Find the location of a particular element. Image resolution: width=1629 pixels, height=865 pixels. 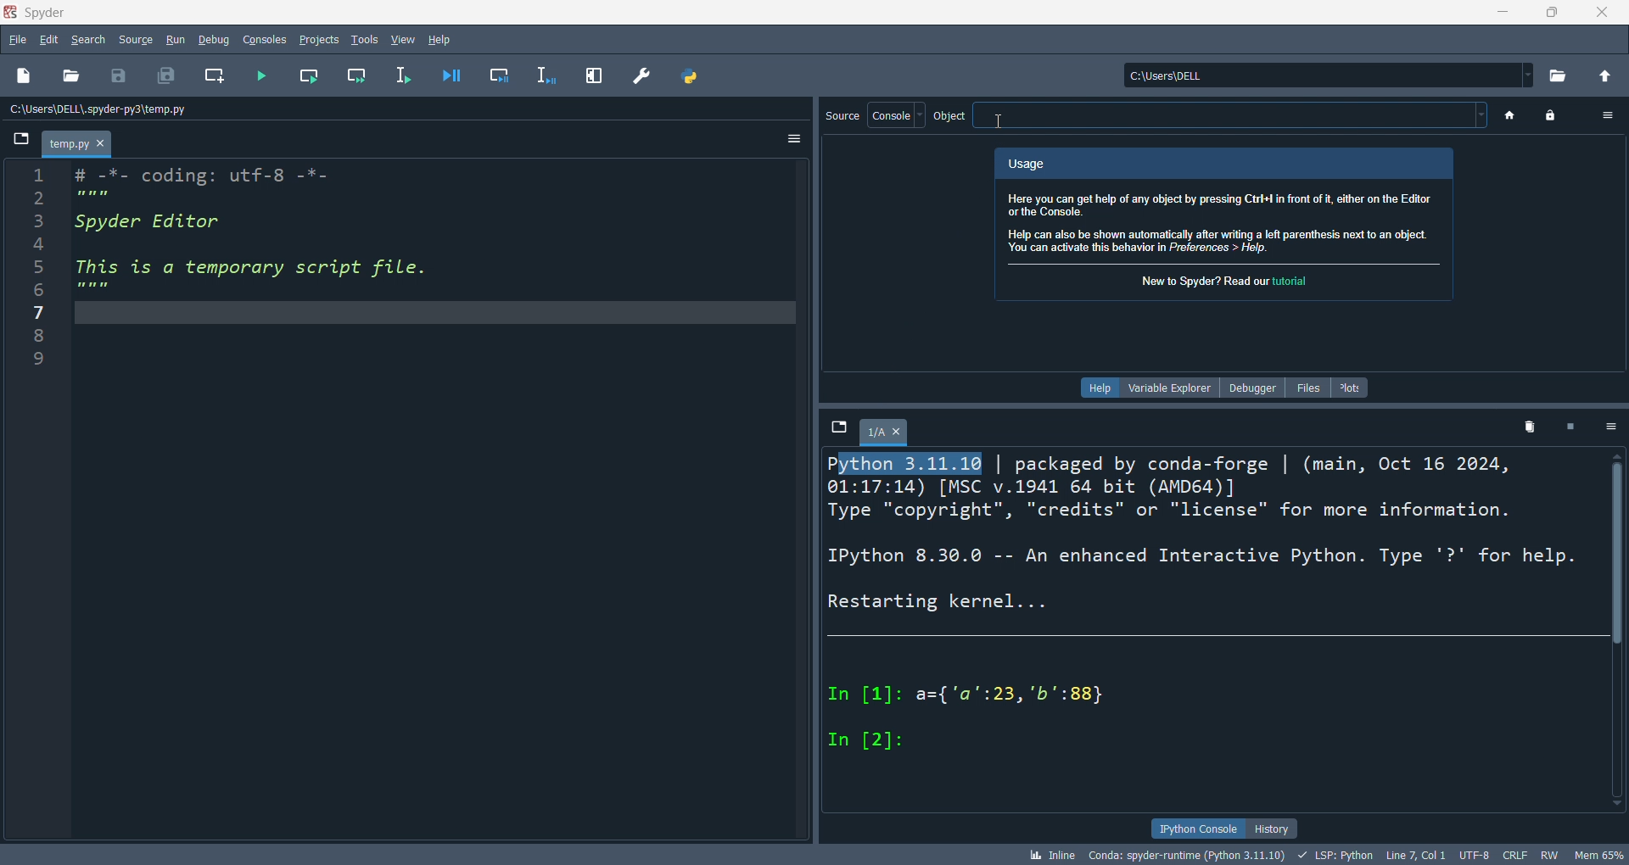

close kernel is located at coordinates (1562, 427).